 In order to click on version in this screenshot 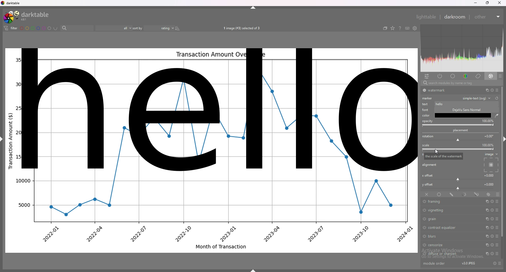, I will do `click(468, 264)`.